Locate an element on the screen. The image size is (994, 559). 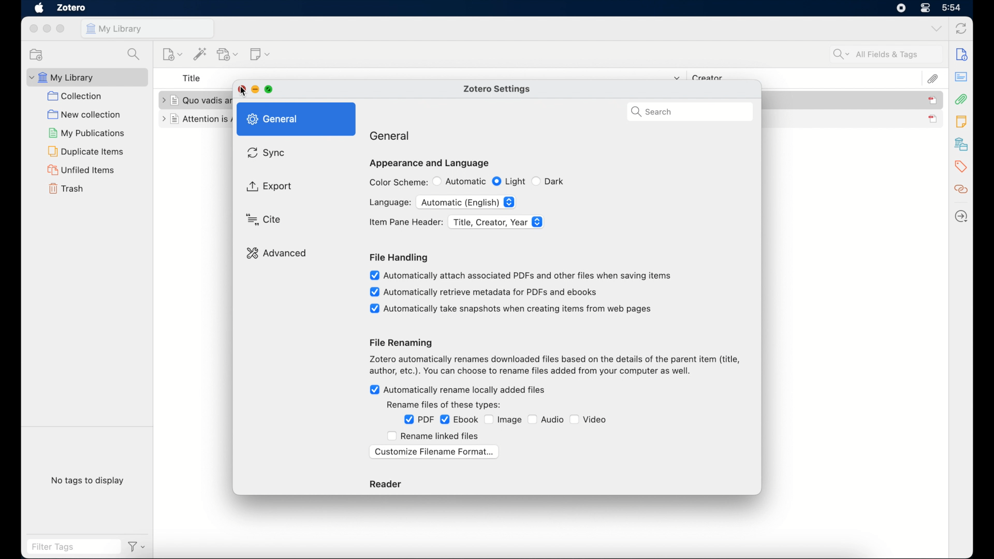
file handling is located at coordinates (399, 257).